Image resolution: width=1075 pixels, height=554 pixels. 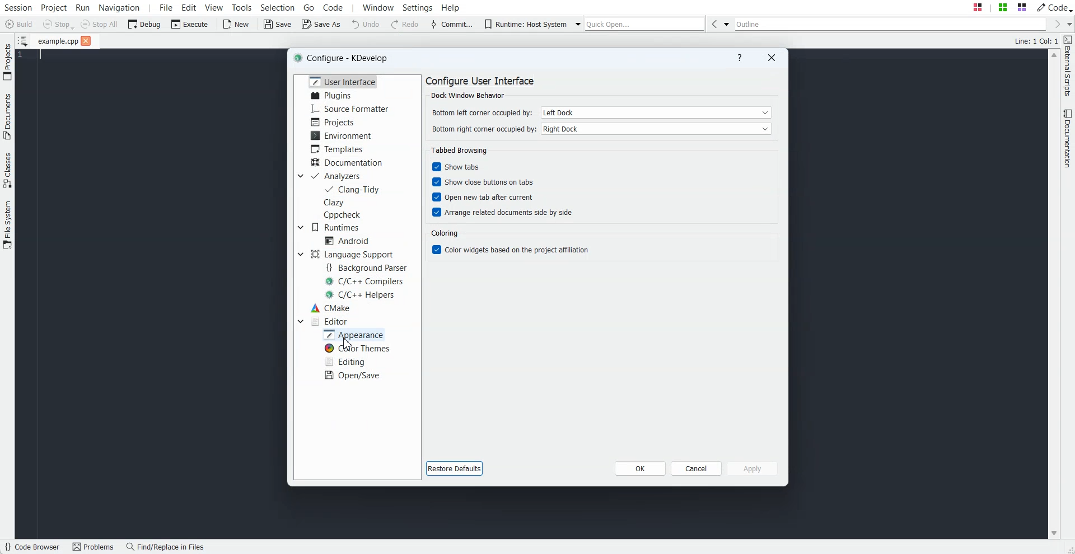 I want to click on Projects, so click(x=335, y=121).